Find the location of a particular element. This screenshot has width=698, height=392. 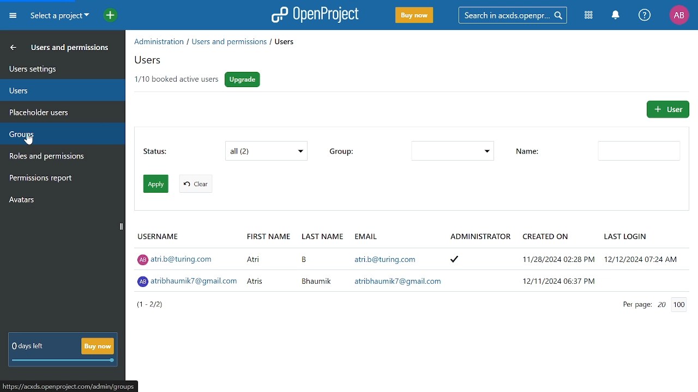

Modules is located at coordinates (589, 15).